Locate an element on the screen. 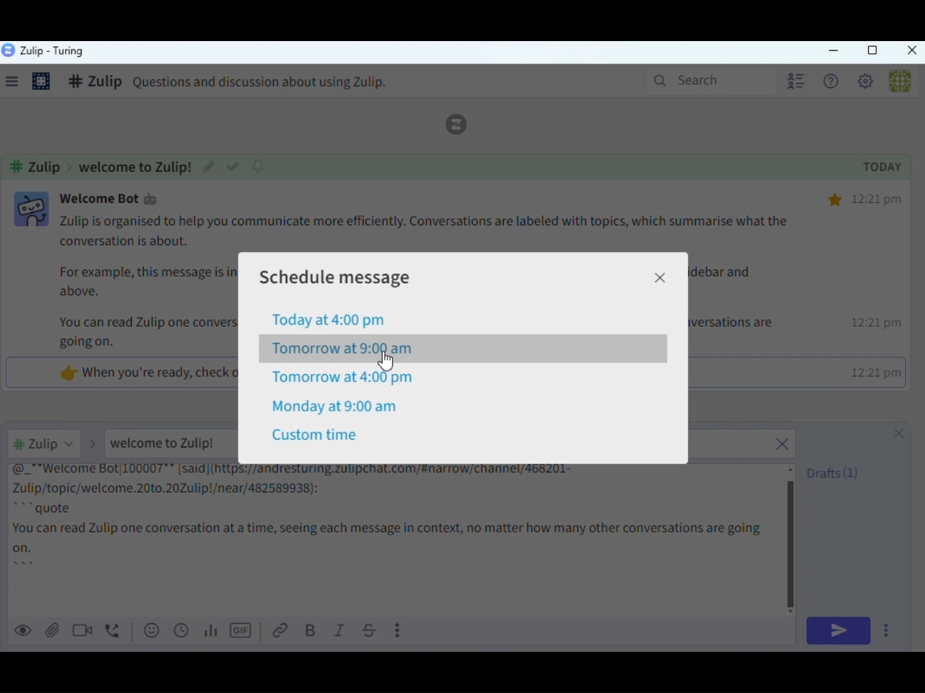 The height and width of the screenshot is (693, 925). Video Call is located at coordinates (86, 629).